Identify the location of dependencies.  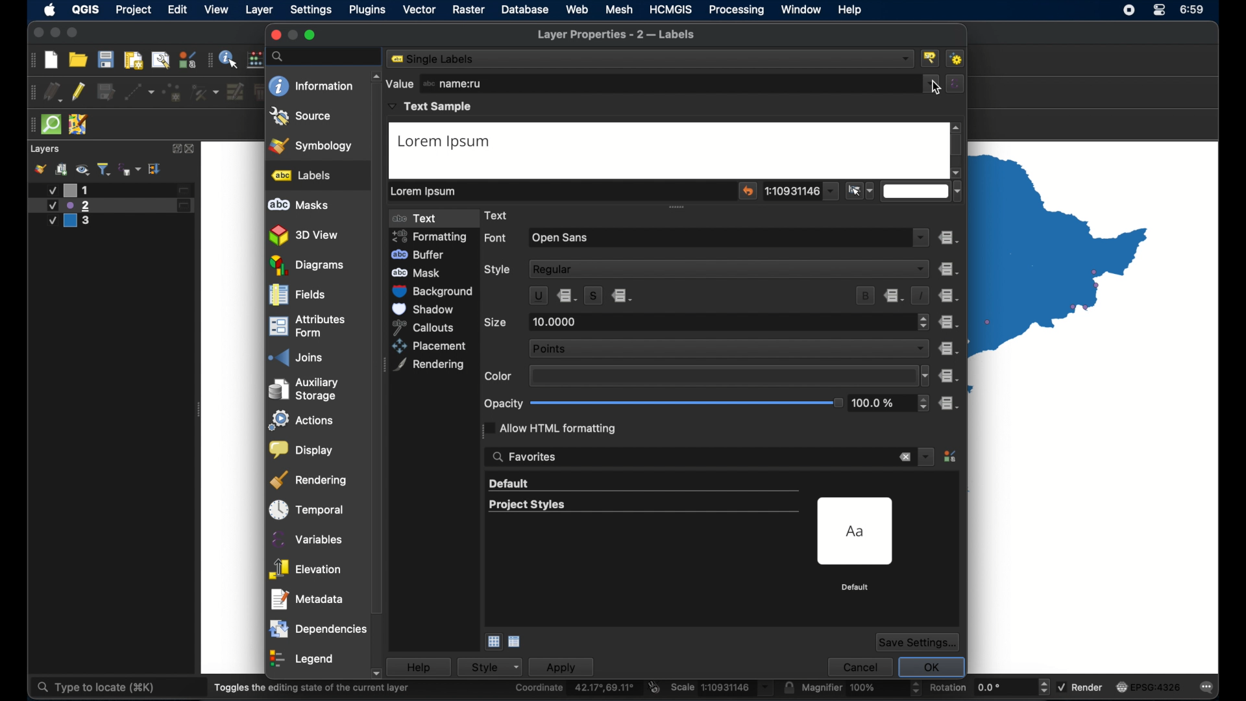
(317, 626).